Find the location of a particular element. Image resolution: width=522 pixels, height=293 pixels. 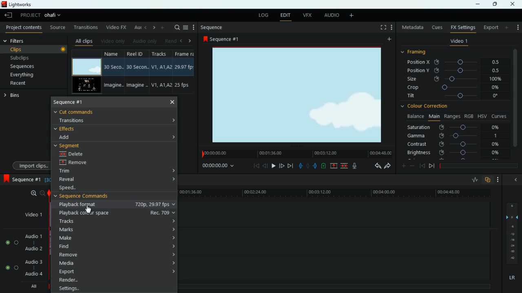

expand is located at coordinates (173, 137).